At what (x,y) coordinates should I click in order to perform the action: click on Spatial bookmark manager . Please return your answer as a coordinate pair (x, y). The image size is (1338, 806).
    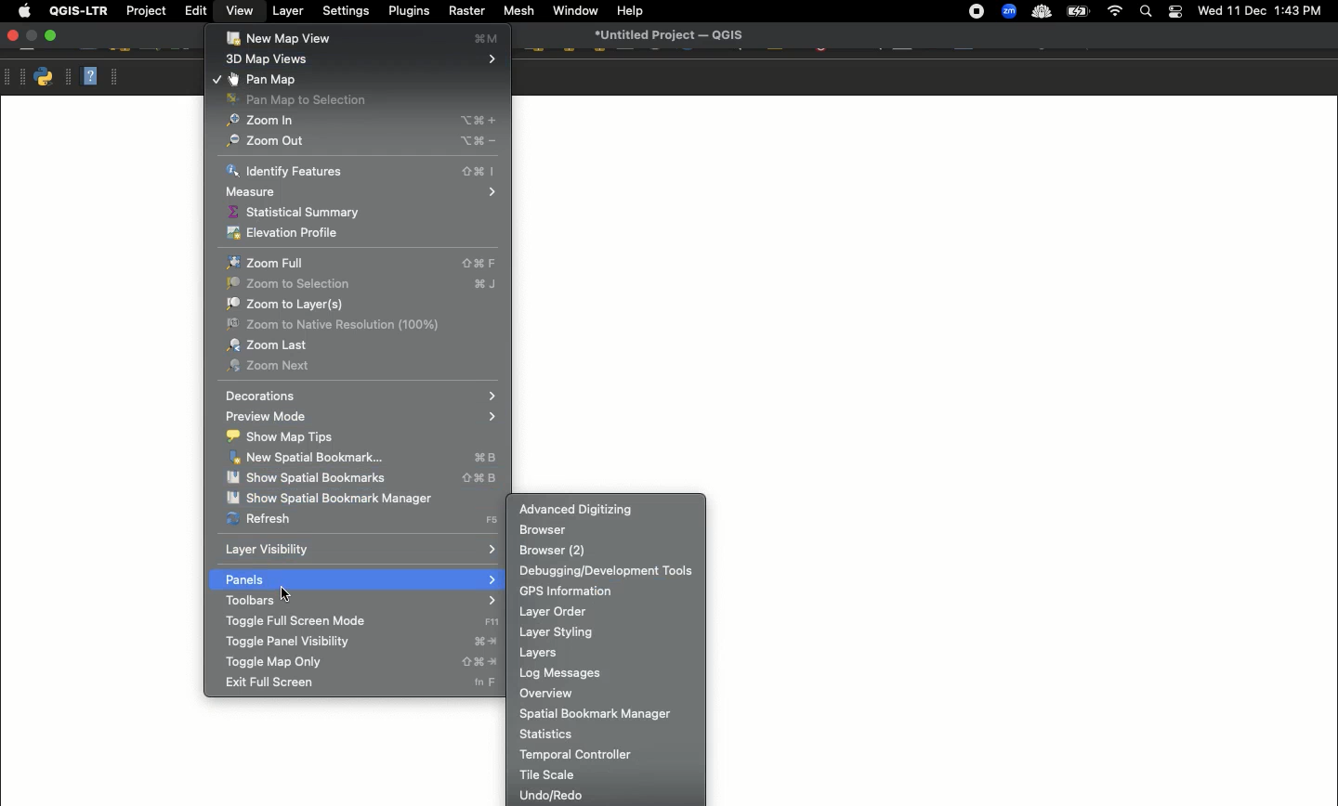
    Looking at the image, I should click on (604, 713).